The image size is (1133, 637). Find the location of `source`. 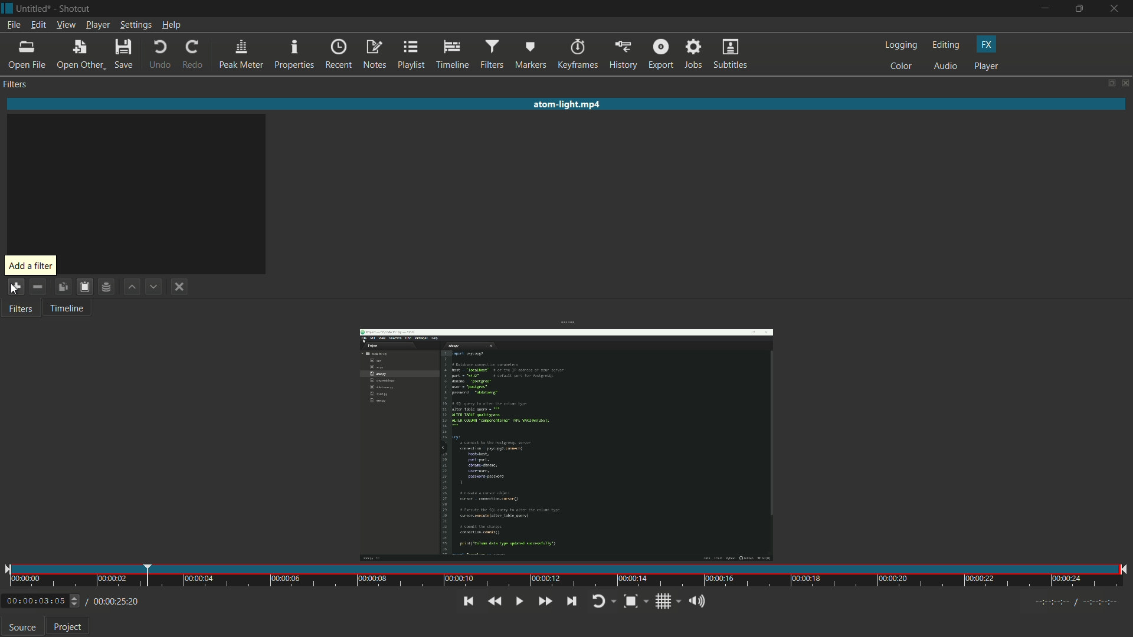

source is located at coordinates (22, 628).